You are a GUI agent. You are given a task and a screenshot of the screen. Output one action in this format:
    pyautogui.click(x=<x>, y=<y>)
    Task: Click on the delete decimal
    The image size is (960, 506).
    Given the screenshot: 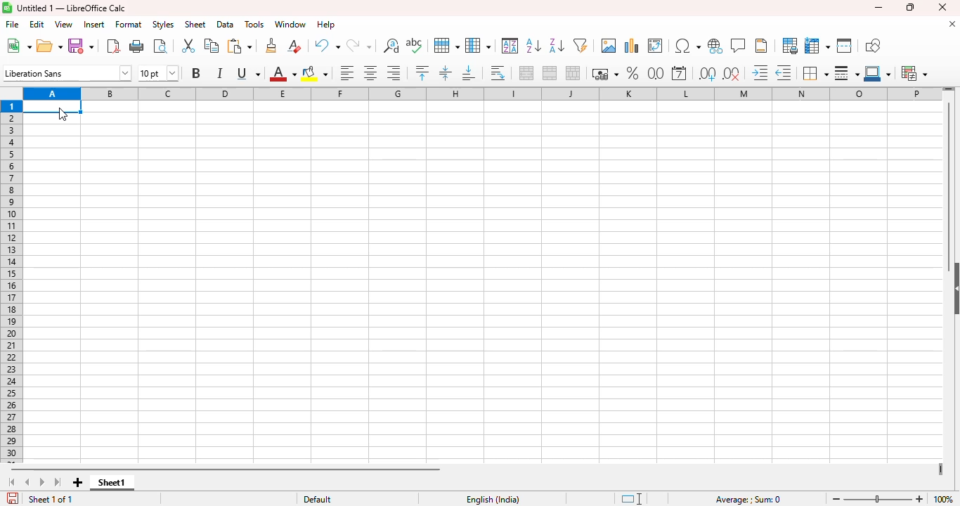 What is the action you would take?
    pyautogui.click(x=732, y=74)
    